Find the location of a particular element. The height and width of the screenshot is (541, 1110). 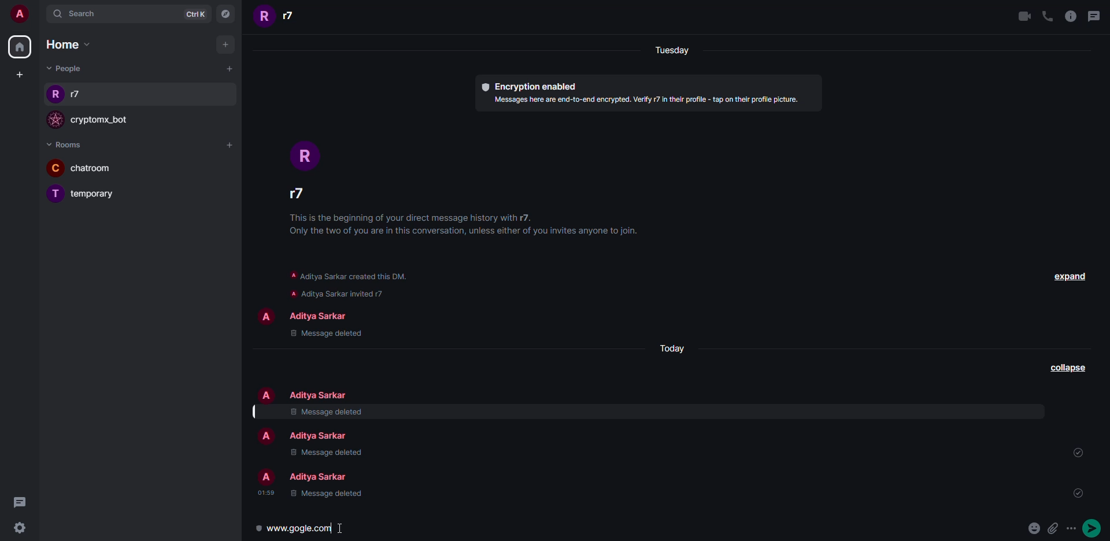

info is located at coordinates (647, 99).